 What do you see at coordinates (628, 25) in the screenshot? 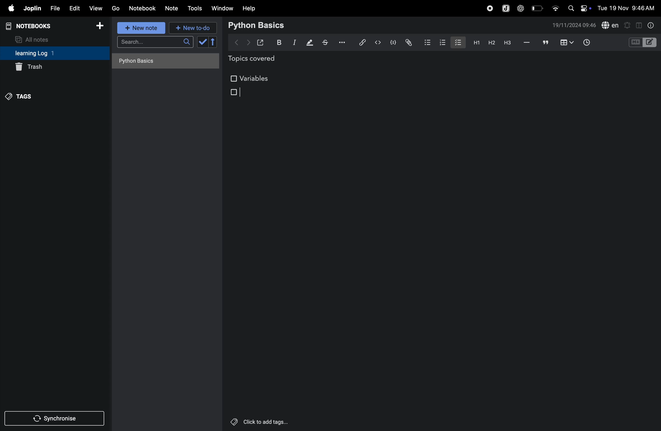
I see `alert` at bounding box center [628, 25].